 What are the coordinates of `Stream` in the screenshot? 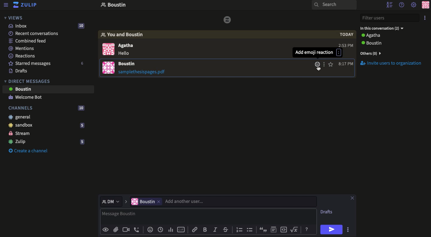 It's located at (20, 133).